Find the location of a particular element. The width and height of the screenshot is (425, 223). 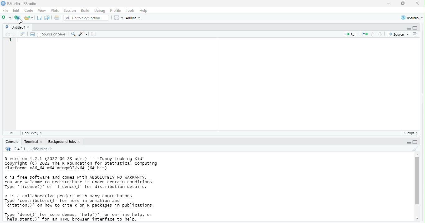

move up is located at coordinates (418, 154).